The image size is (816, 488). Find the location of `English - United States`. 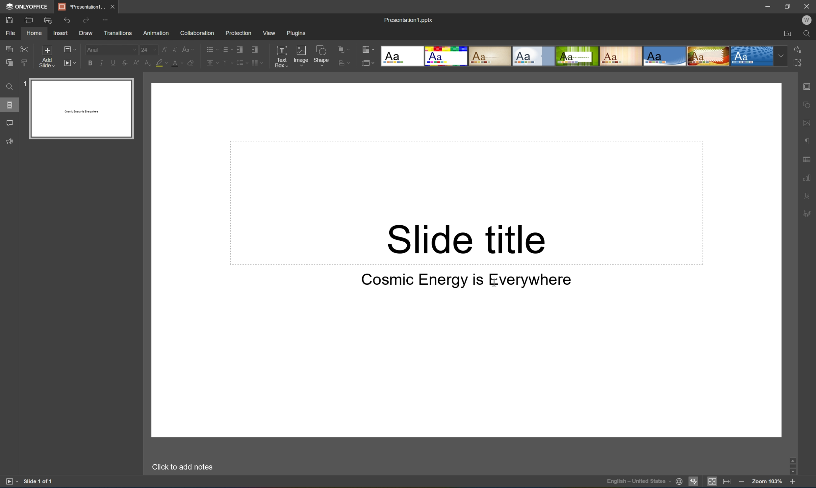

English - United States is located at coordinates (638, 482).